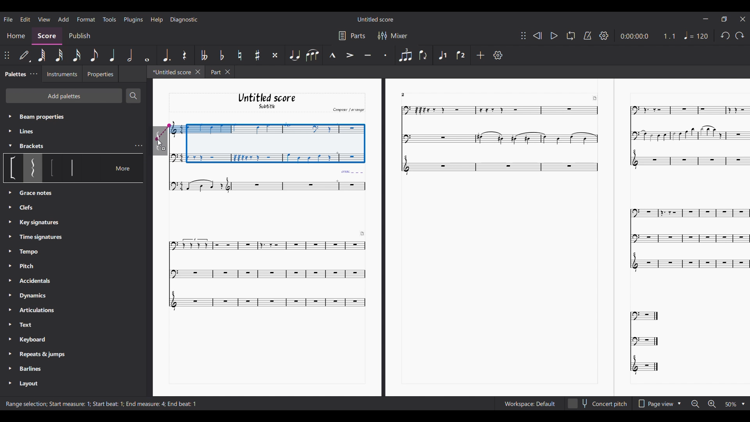  I want to click on Add, so click(480, 55).